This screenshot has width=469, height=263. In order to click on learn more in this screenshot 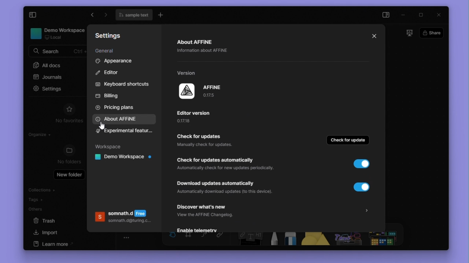, I will do `click(53, 244)`.